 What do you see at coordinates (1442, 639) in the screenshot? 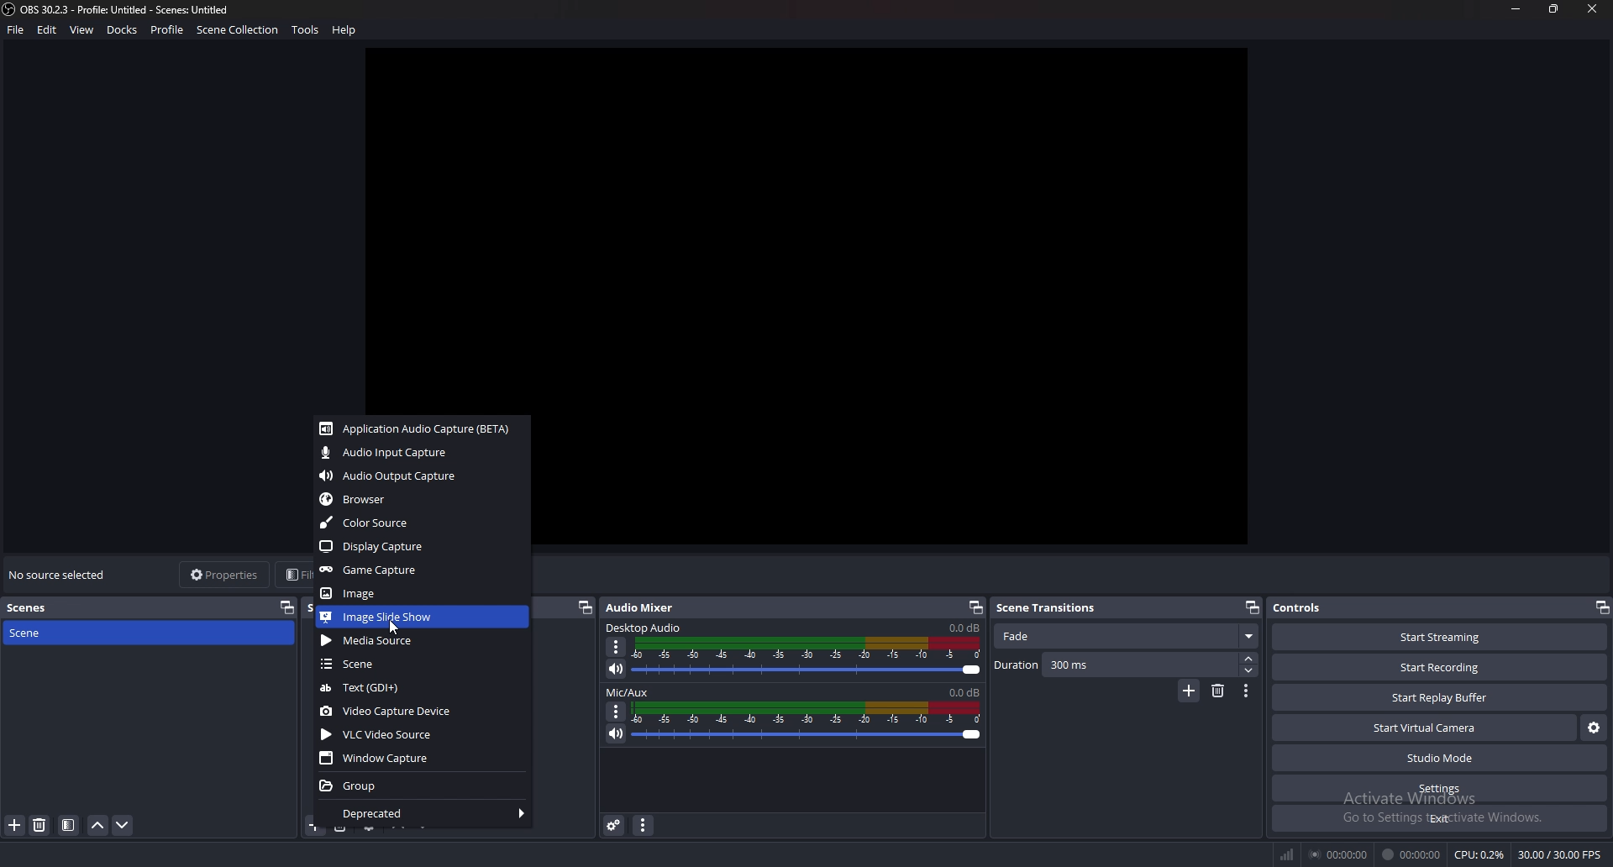
I see `start streaming` at bounding box center [1442, 639].